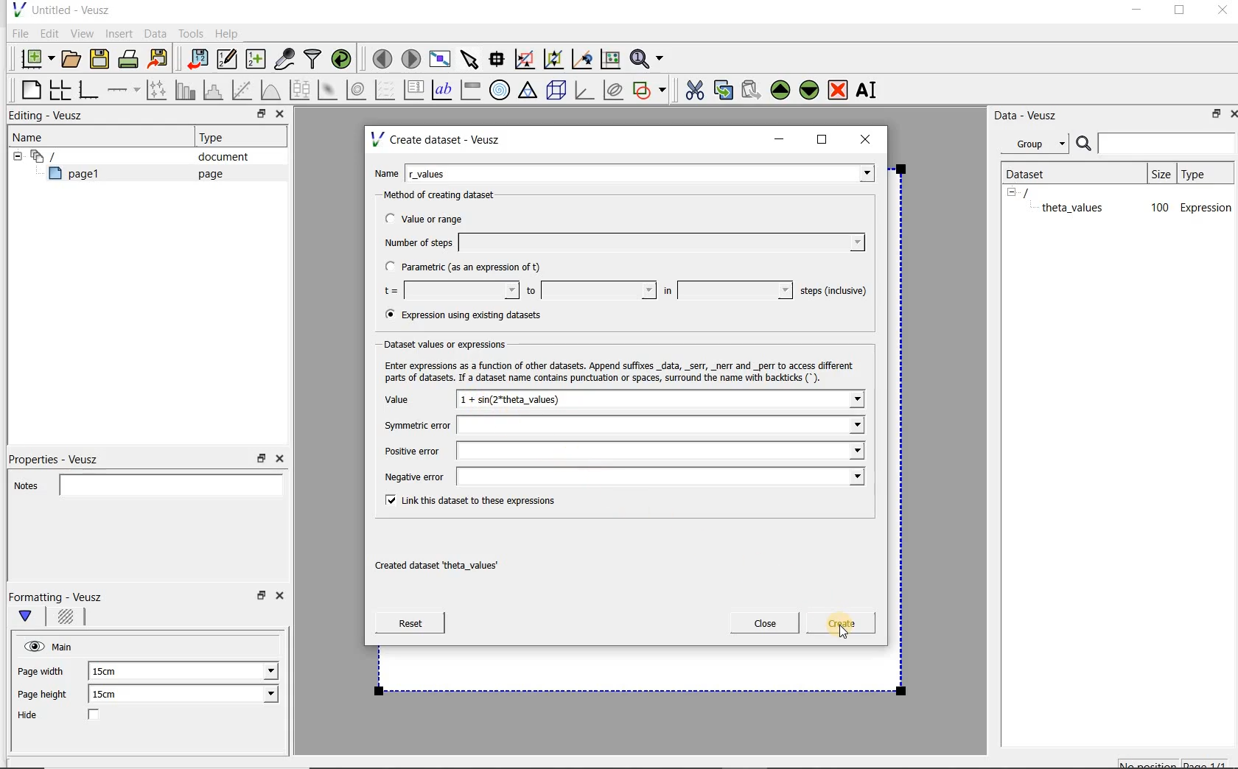  I want to click on move to the previous page, so click(383, 57).